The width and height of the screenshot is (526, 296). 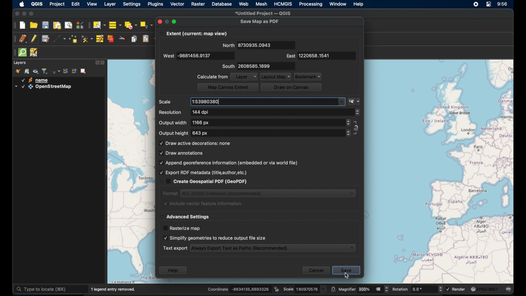 I want to click on render, so click(x=456, y=289).